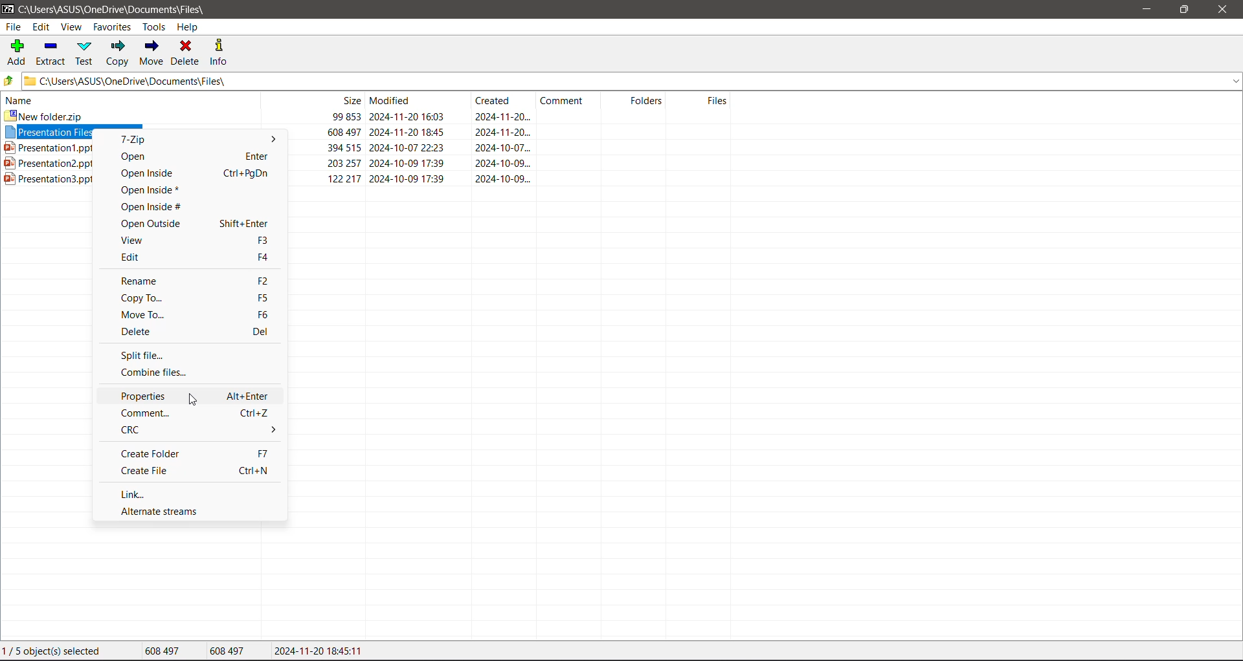 This screenshot has height=661, width=1243. Describe the element at coordinates (192, 413) in the screenshot. I see `Comment` at that location.